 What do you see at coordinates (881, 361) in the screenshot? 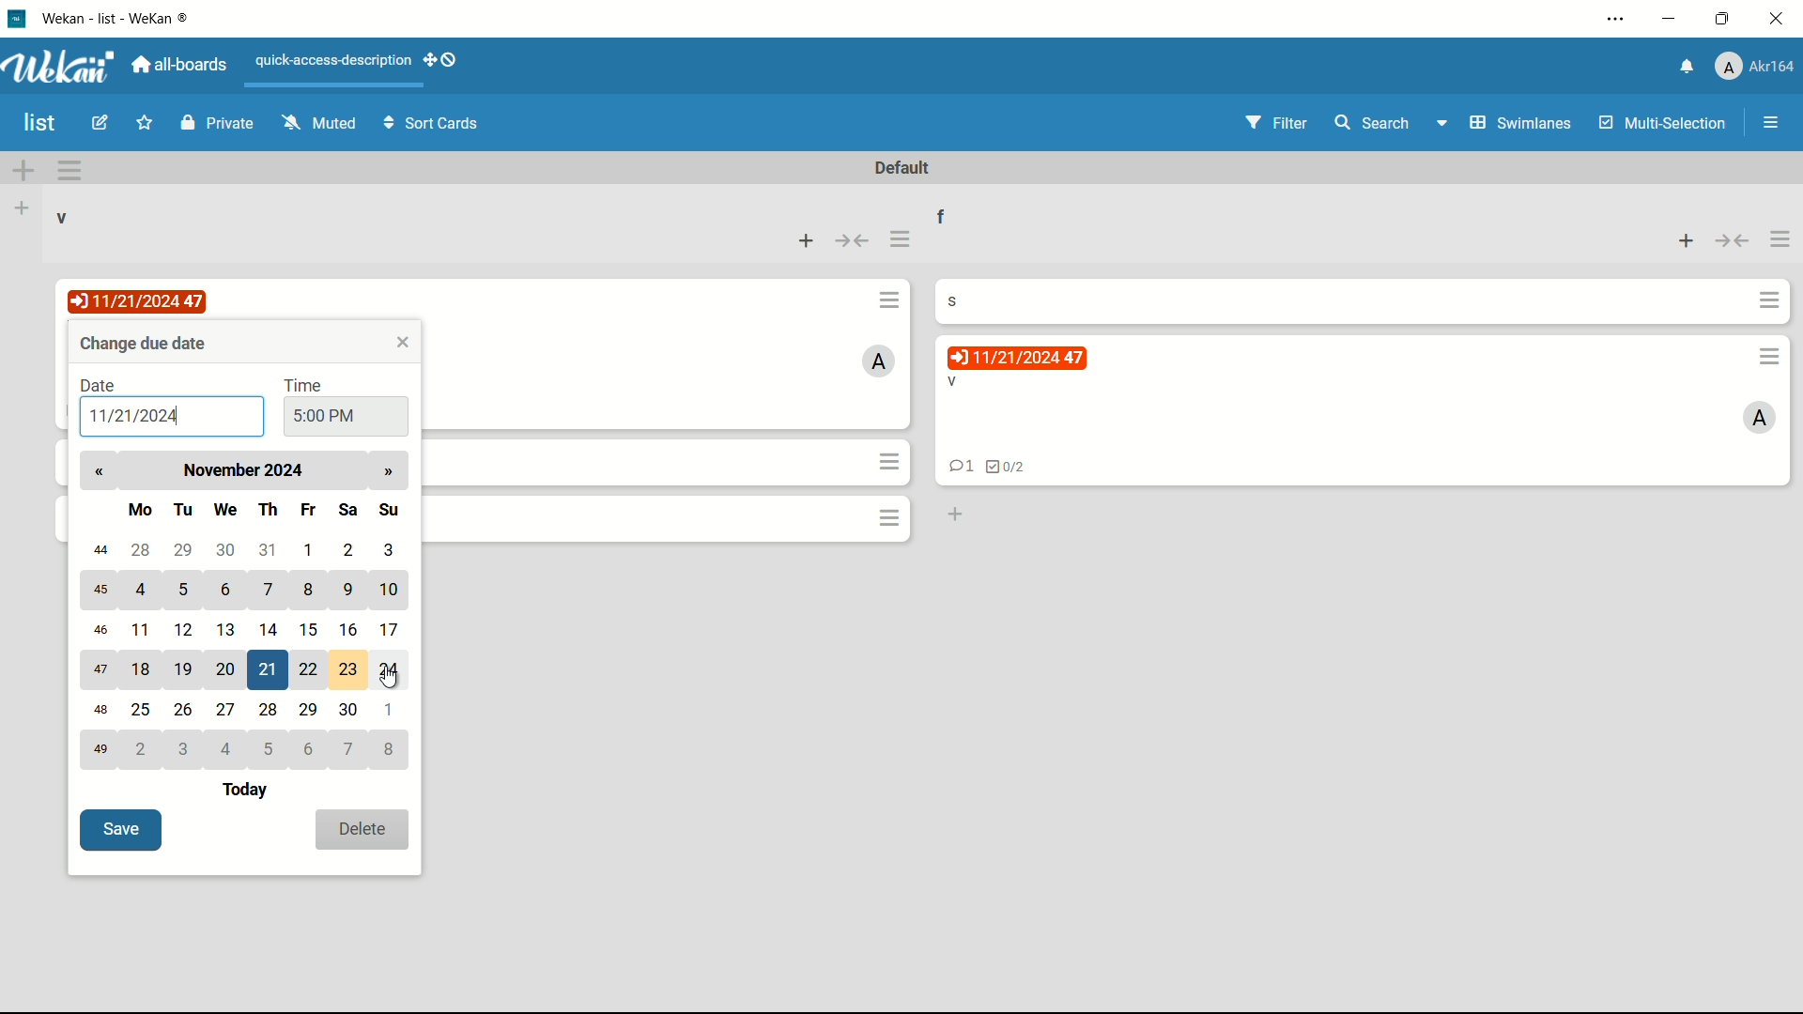
I see `admin` at bounding box center [881, 361].